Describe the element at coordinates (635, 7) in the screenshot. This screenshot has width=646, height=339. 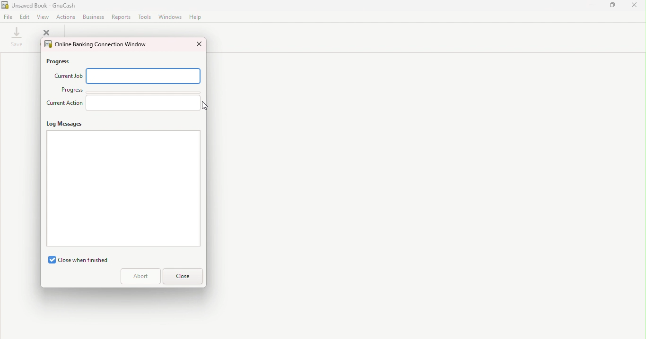
I see `Close` at that location.